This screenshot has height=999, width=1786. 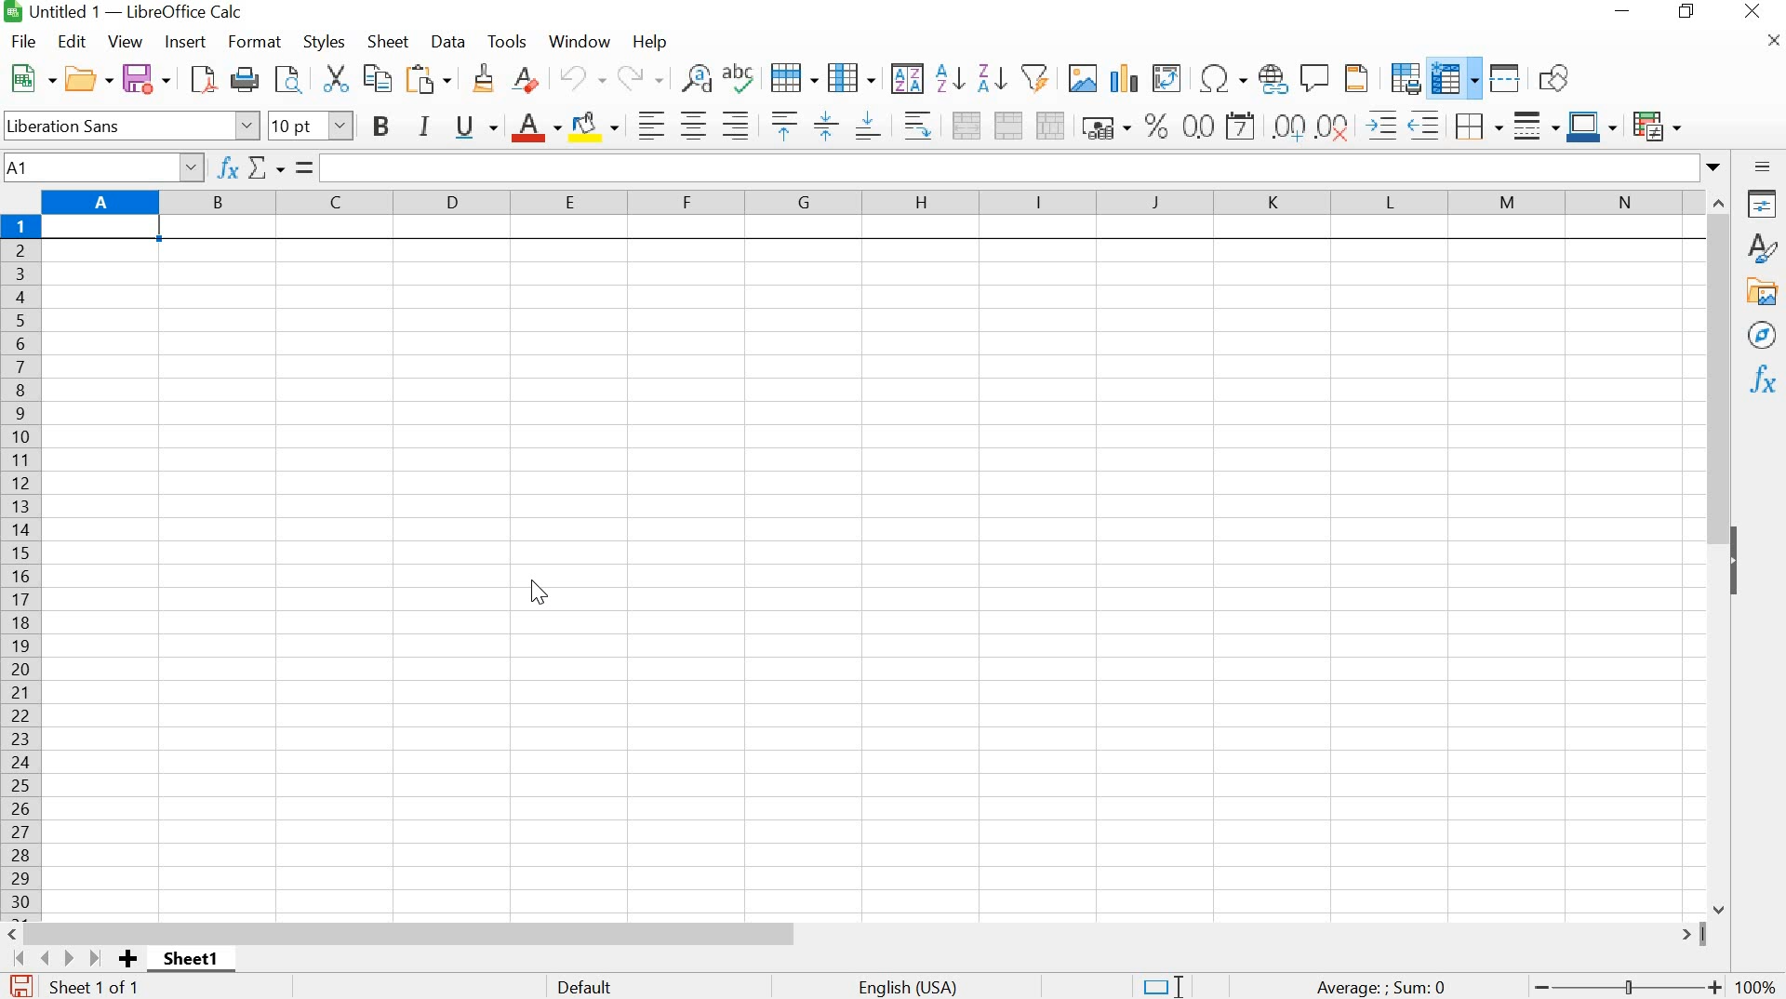 I want to click on SHEET, so click(x=389, y=44).